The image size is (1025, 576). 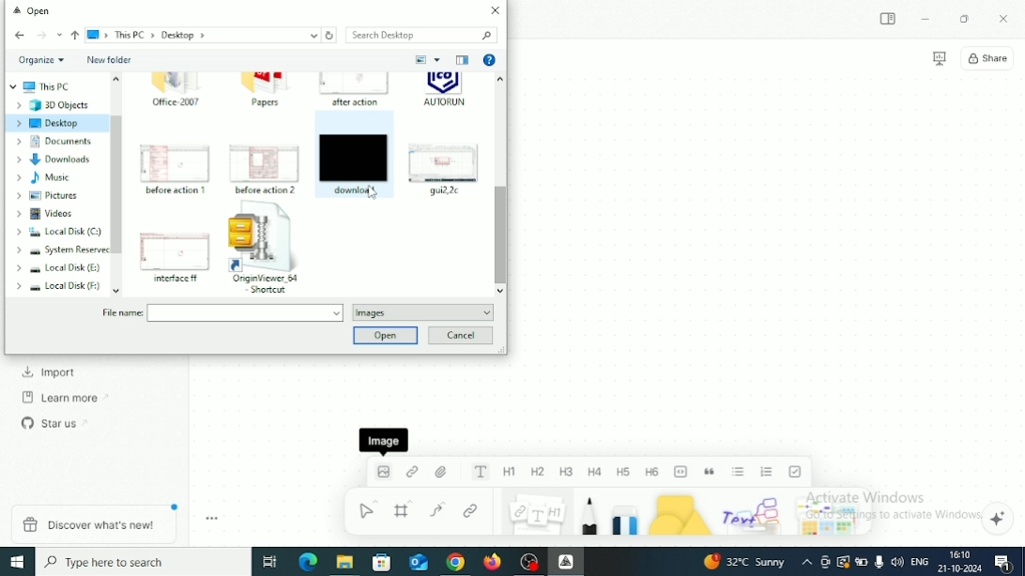 What do you see at coordinates (481, 472) in the screenshot?
I see `Text` at bounding box center [481, 472].